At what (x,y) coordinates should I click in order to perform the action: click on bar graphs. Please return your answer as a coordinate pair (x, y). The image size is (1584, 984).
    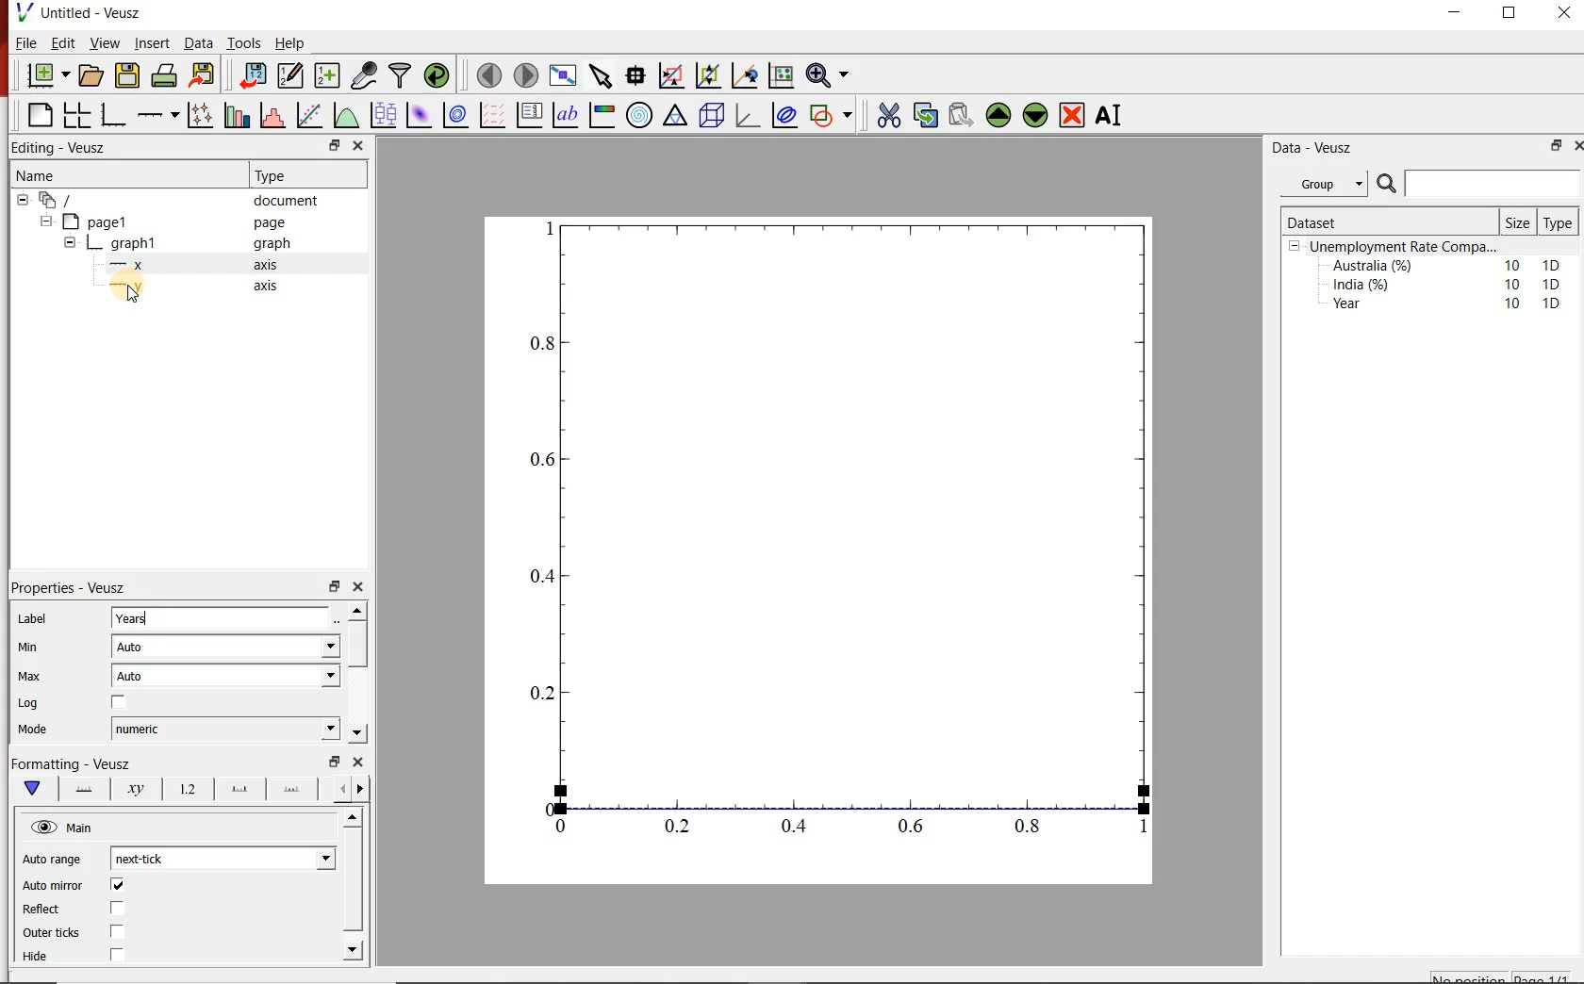
    Looking at the image, I should click on (235, 115).